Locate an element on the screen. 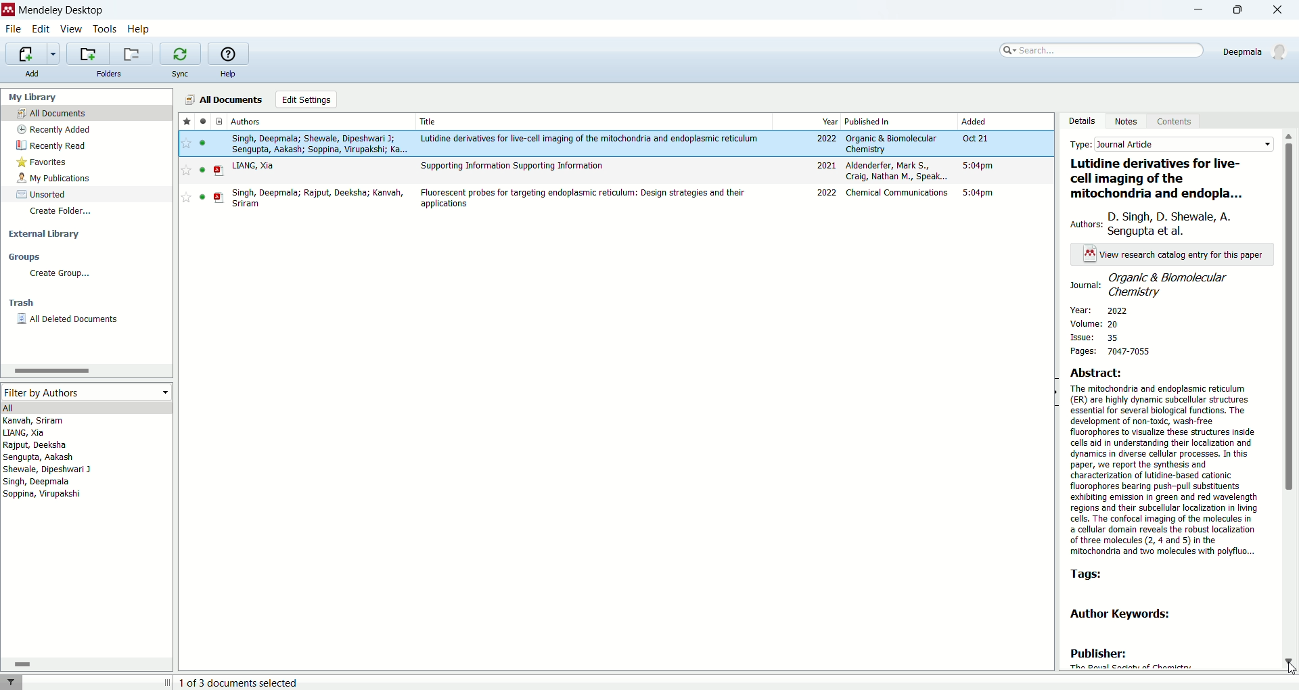  Supporting Information Supporting Information is located at coordinates (513, 166).